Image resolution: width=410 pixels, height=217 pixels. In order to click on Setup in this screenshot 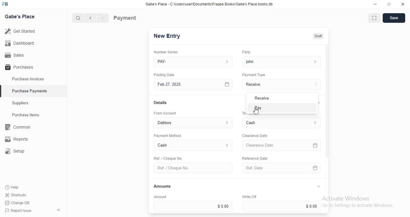, I will do `click(20, 151)`.